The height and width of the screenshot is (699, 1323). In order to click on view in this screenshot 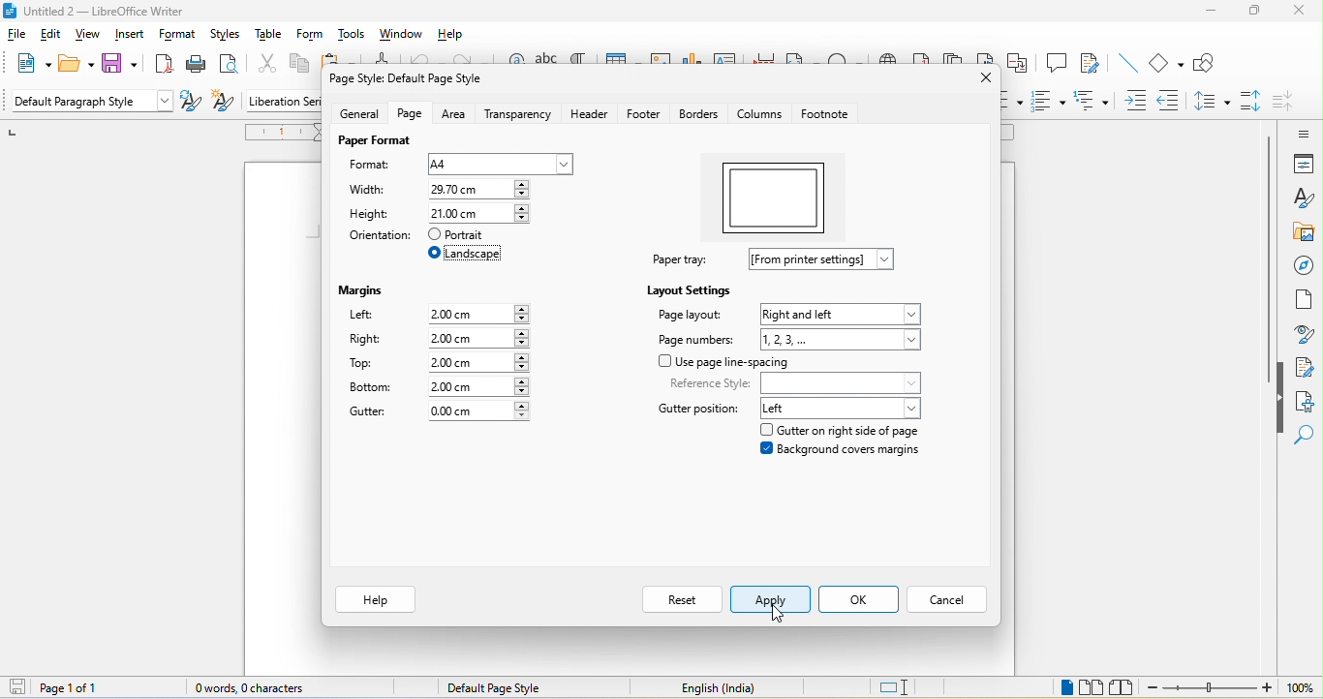, I will do `click(90, 37)`.